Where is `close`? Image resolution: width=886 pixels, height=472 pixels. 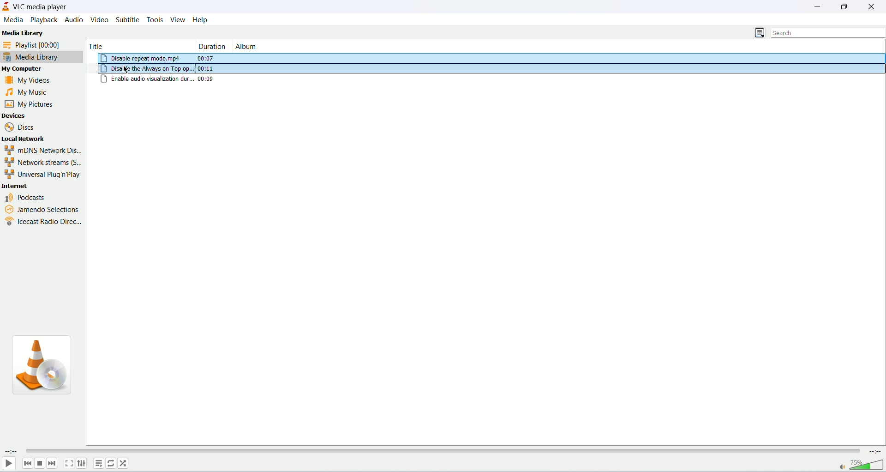
close is located at coordinates (874, 6).